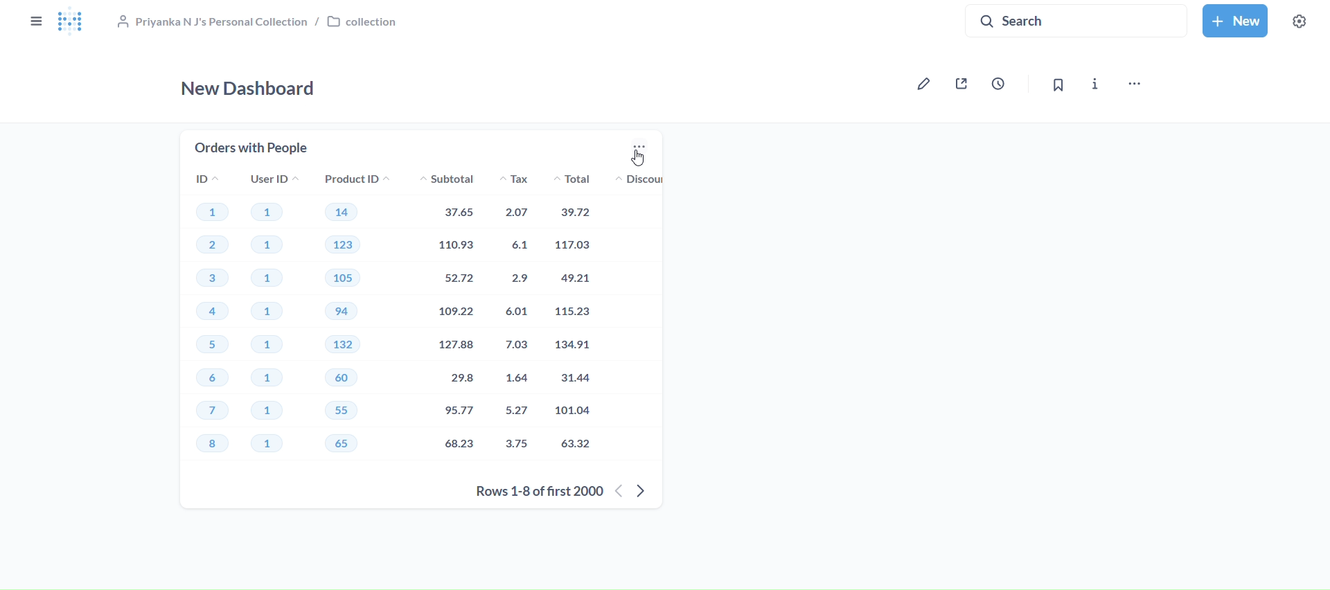 The image size is (1330, 590). Describe the element at coordinates (587, 319) in the screenshot. I see `total` at that location.